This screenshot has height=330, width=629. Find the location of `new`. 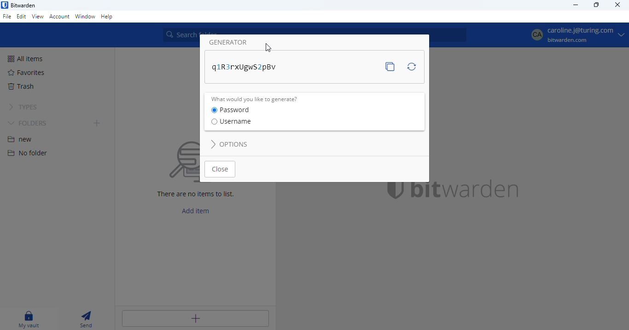

new is located at coordinates (20, 139).